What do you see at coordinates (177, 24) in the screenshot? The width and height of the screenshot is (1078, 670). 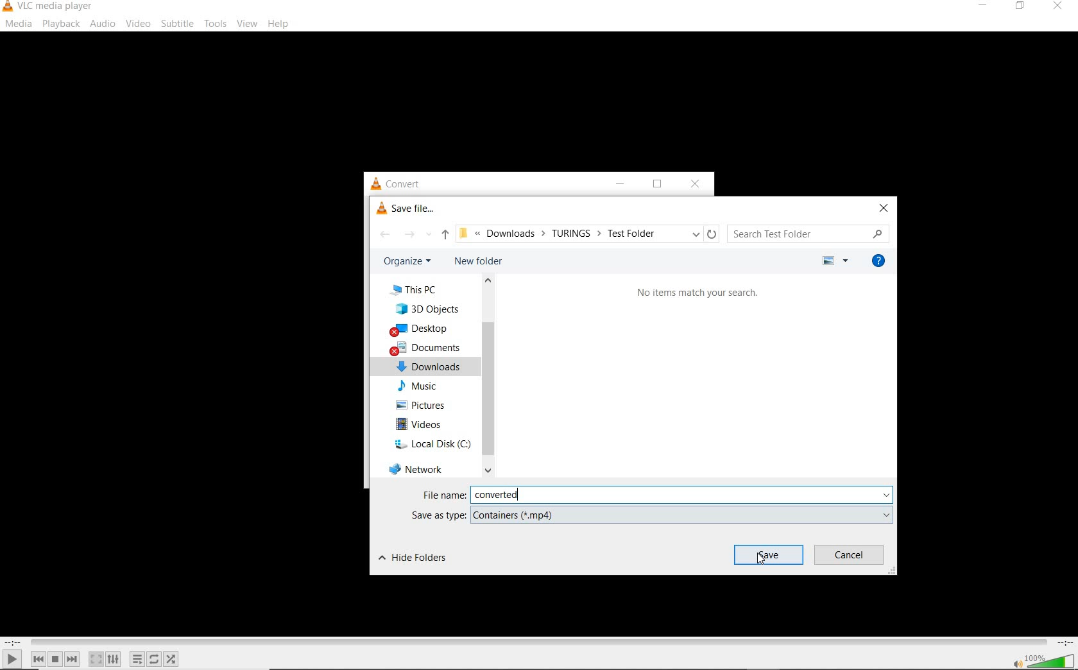 I see `subtitle` at bounding box center [177, 24].